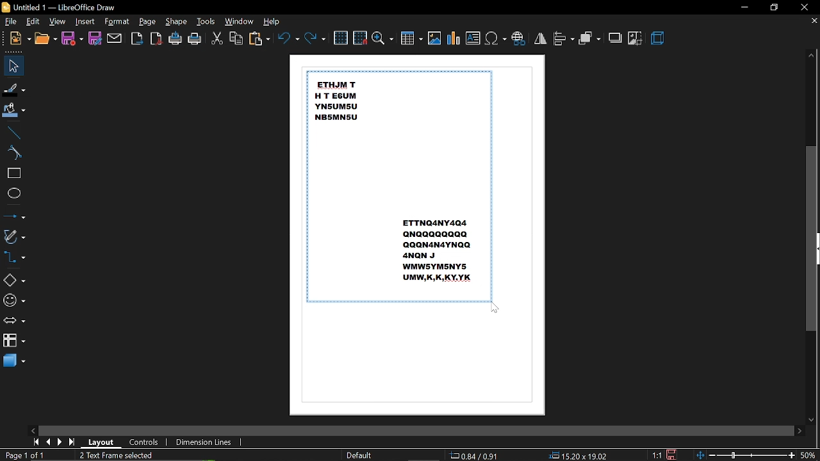 This screenshot has width=820, height=461. Describe the element at coordinates (360, 37) in the screenshot. I see `snap to grid` at that location.